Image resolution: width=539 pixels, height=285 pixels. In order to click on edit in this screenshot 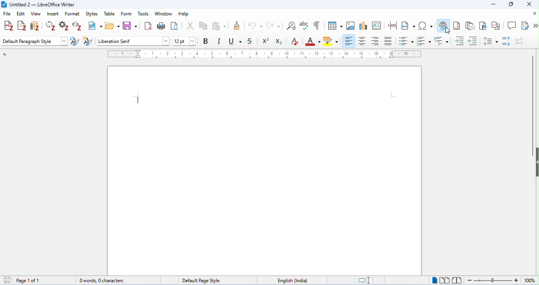, I will do `click(22, 13)`.